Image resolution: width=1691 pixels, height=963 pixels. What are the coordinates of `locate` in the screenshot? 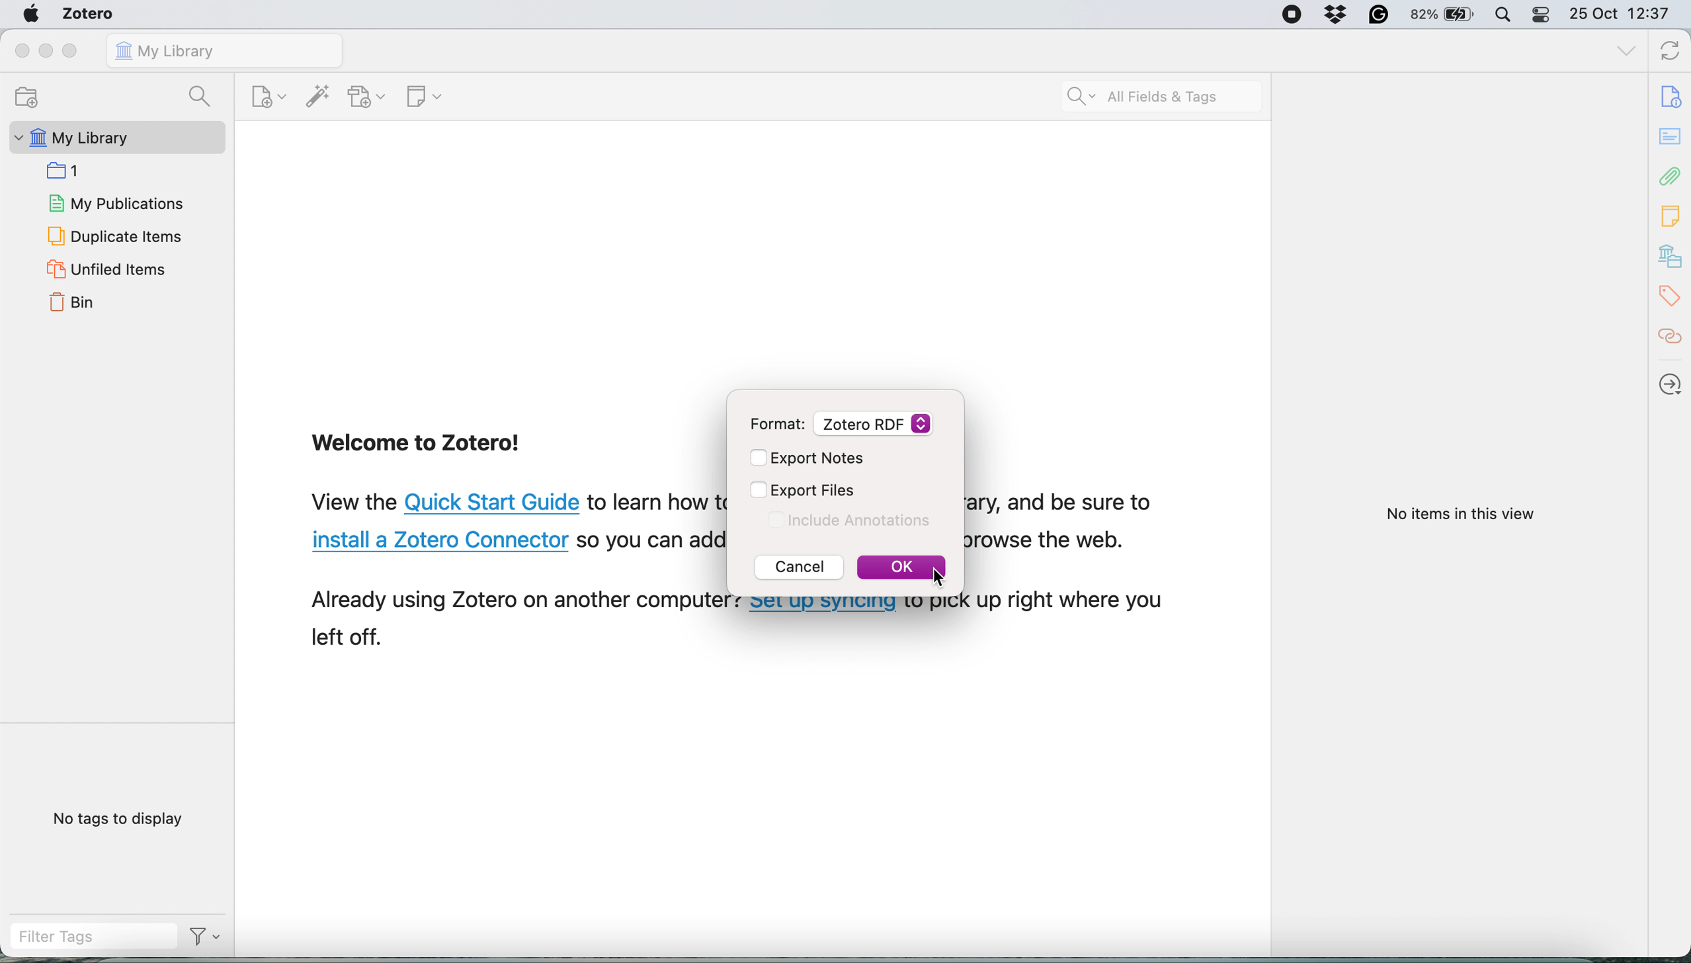 It's located at (1672, 386).